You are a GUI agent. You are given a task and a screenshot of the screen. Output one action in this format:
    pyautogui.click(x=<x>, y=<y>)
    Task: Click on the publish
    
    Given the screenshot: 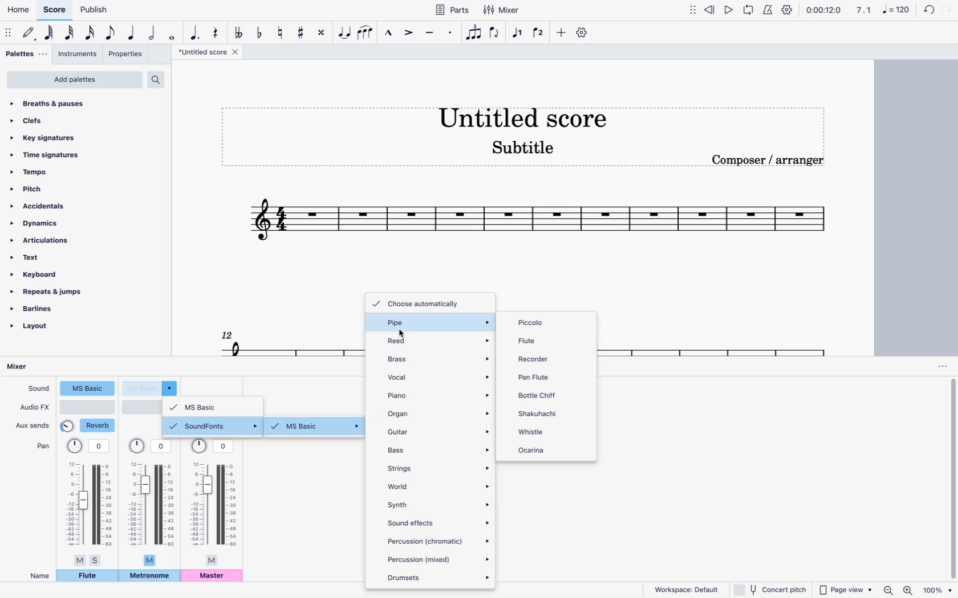 What is the action you would take?
    pyautogui.click(x=93, y=11)
    